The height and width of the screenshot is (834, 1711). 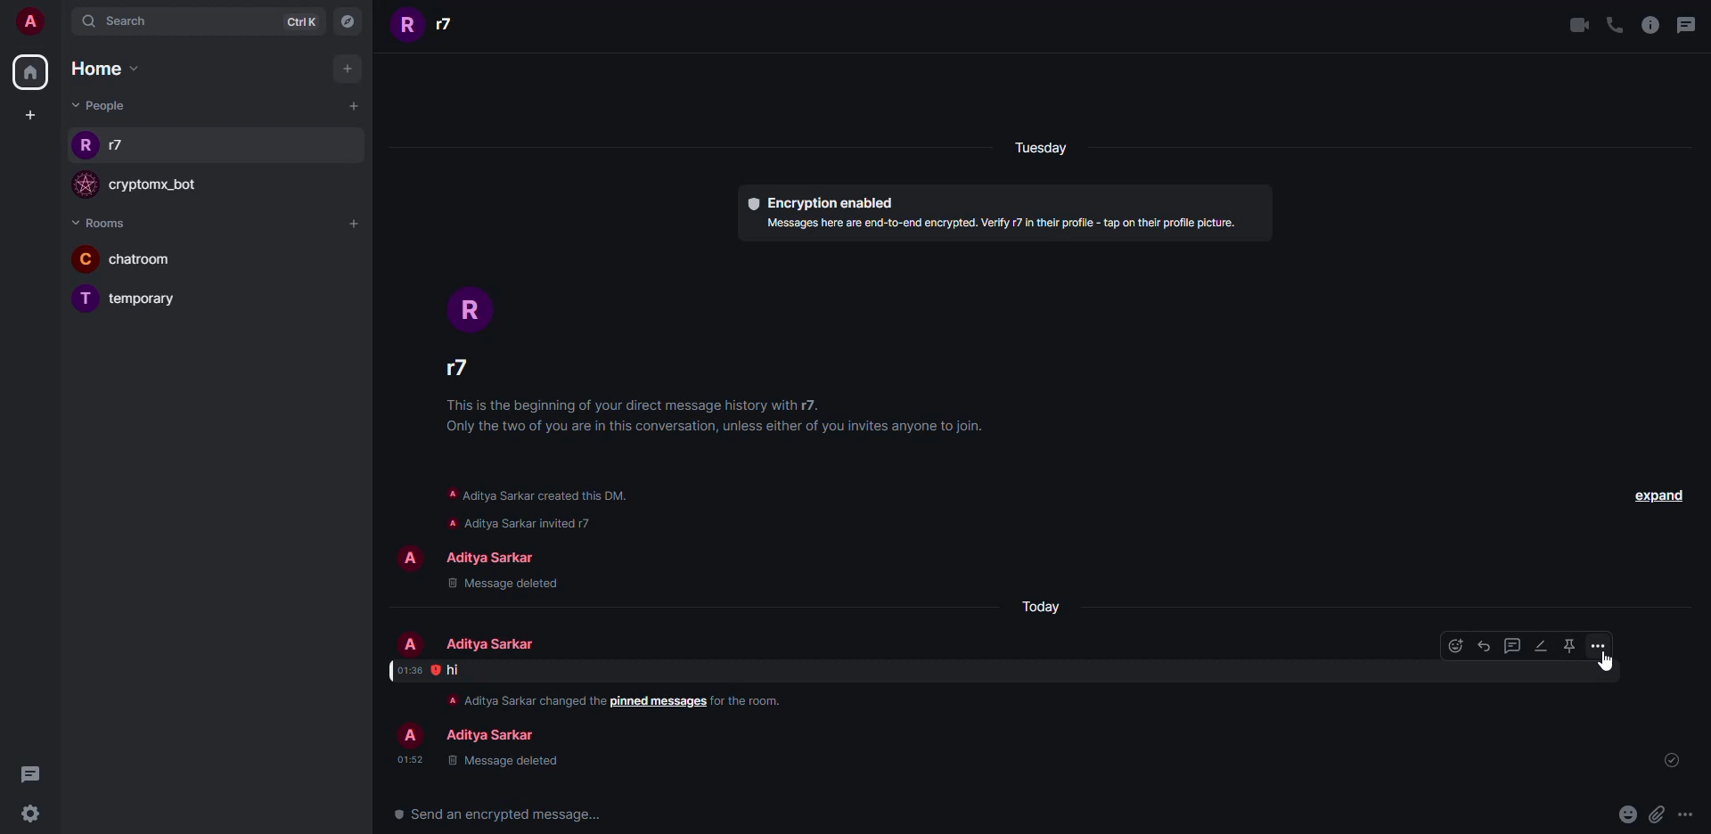 I want to click on thread, so click(x=1512, y=645).